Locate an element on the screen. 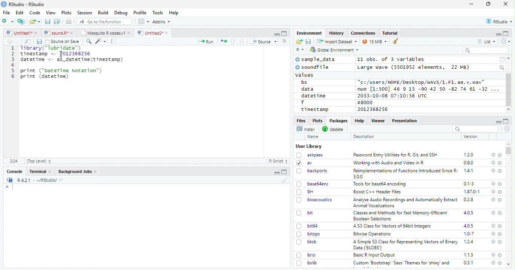  Session is located at coordinates (84, 13).